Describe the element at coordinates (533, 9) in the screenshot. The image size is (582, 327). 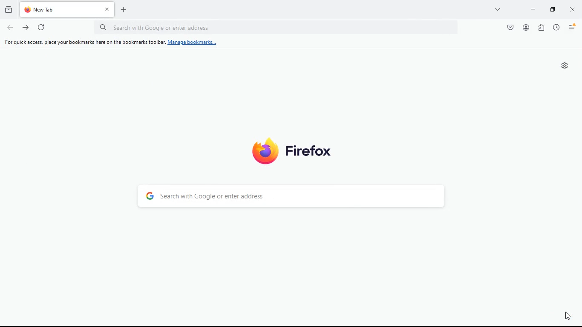
I see `minimize` at that location.